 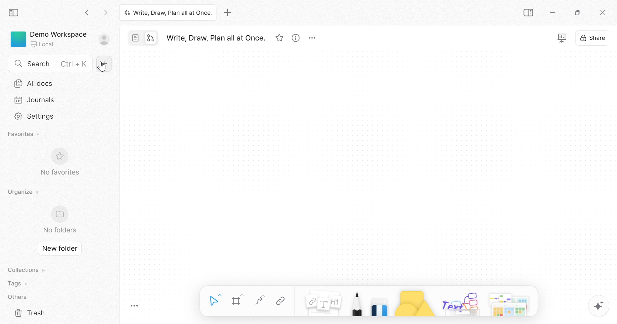 I want to click on Organize, so click(x=24, y=193).